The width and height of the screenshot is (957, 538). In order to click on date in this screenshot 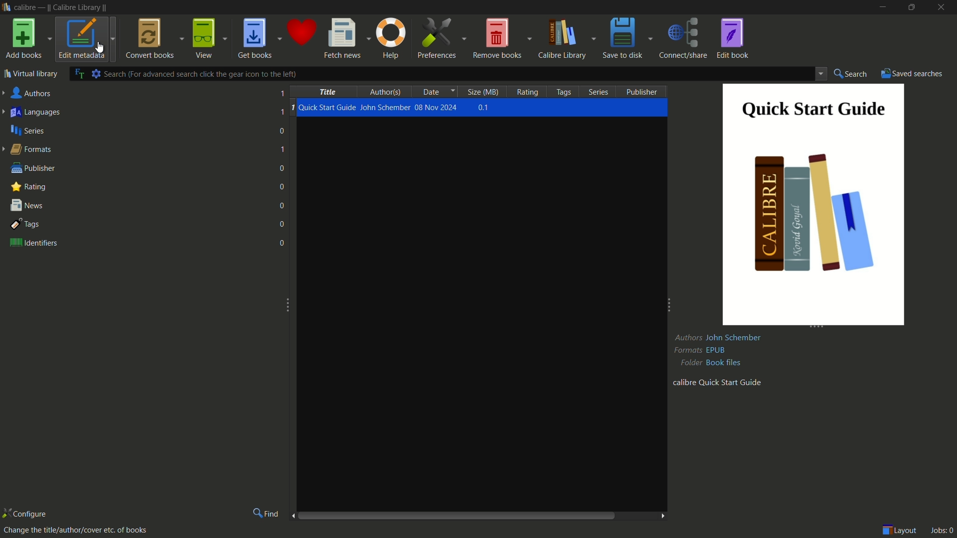, I will do `click(435, 92)`.